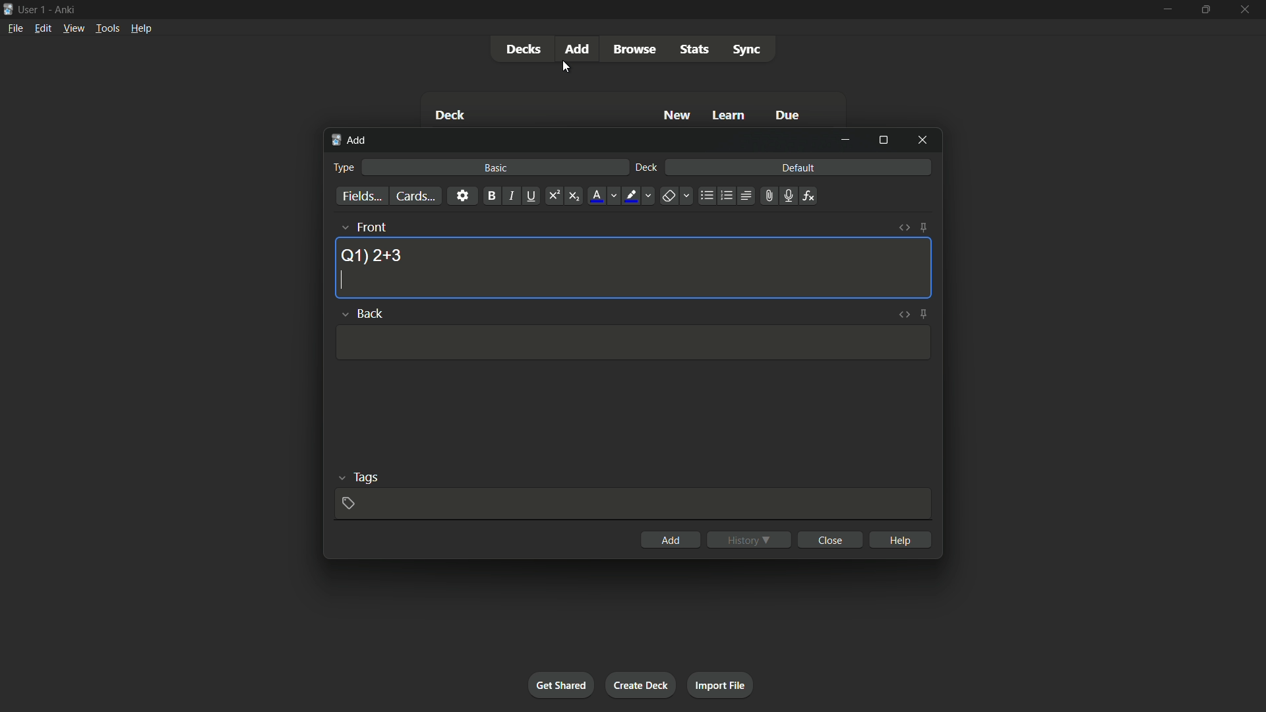 Image resolution: width=1266 pixels, height=712 pixels. I want to click on default, so click(798, 167).